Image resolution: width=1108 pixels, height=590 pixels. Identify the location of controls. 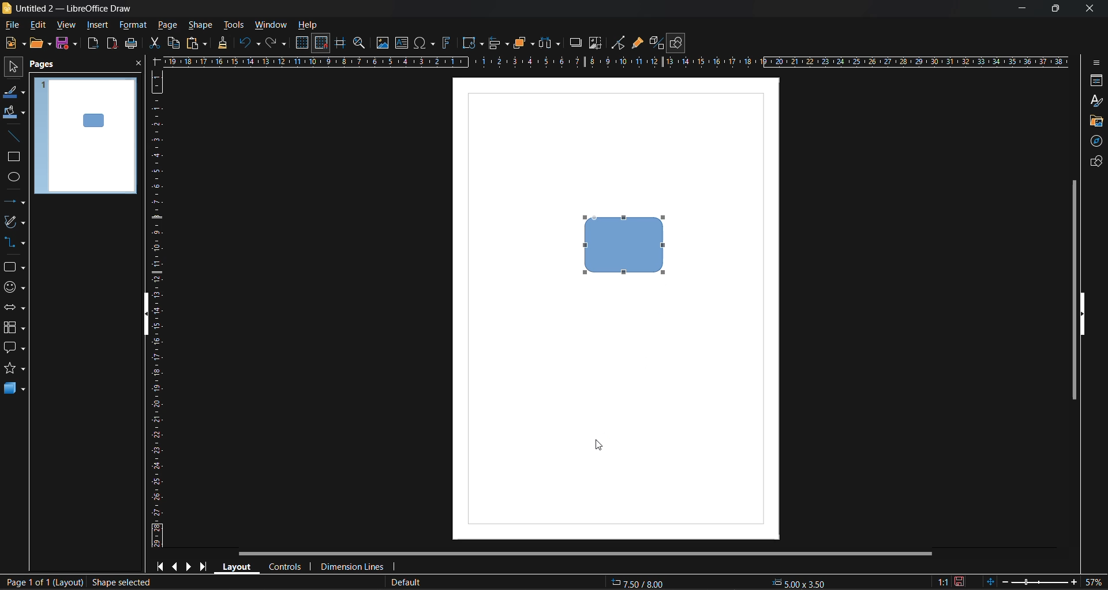
(284, 568).